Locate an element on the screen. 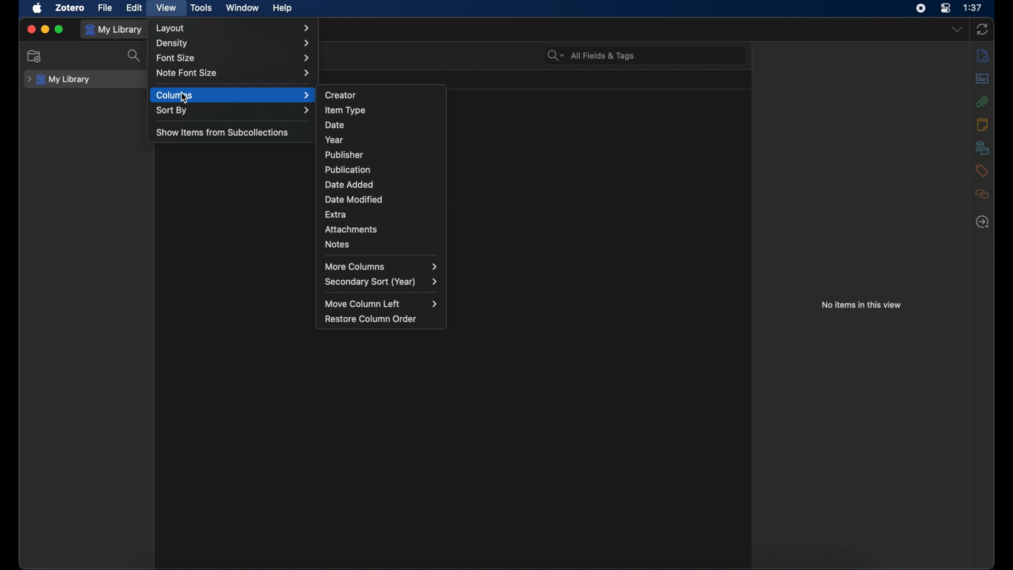 This screenshot has height=570, width=1013. density is located at coordinates (232, 43).